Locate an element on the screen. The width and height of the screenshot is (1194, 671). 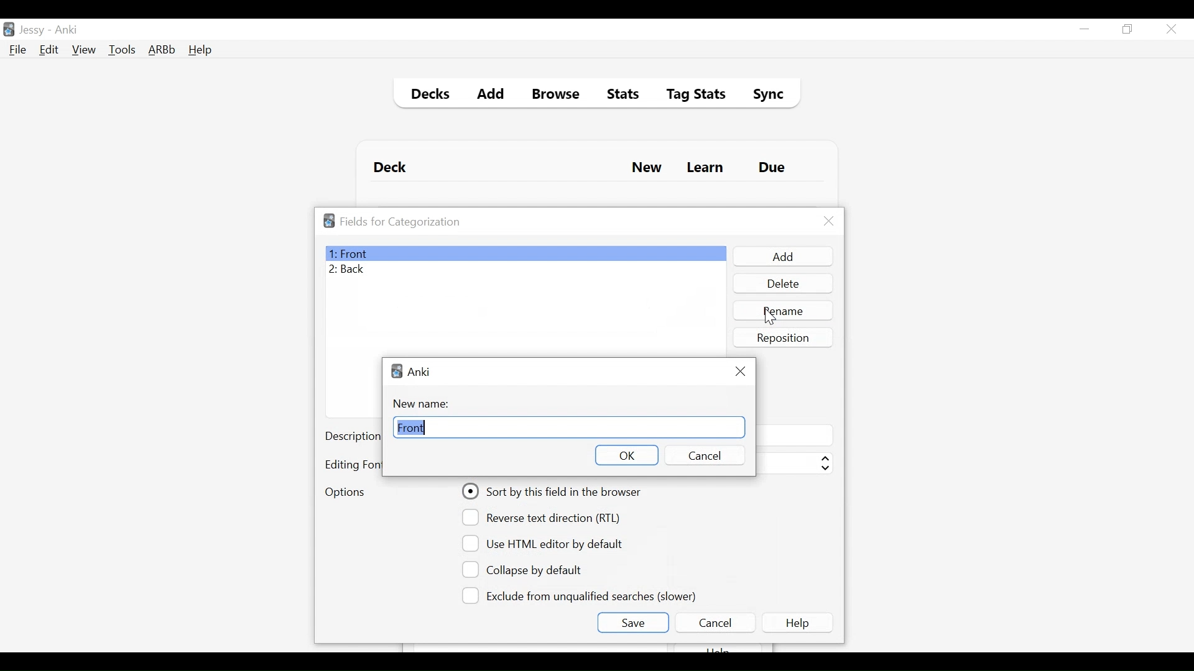
Adjust Font Size is located at coordinates (794, 463).